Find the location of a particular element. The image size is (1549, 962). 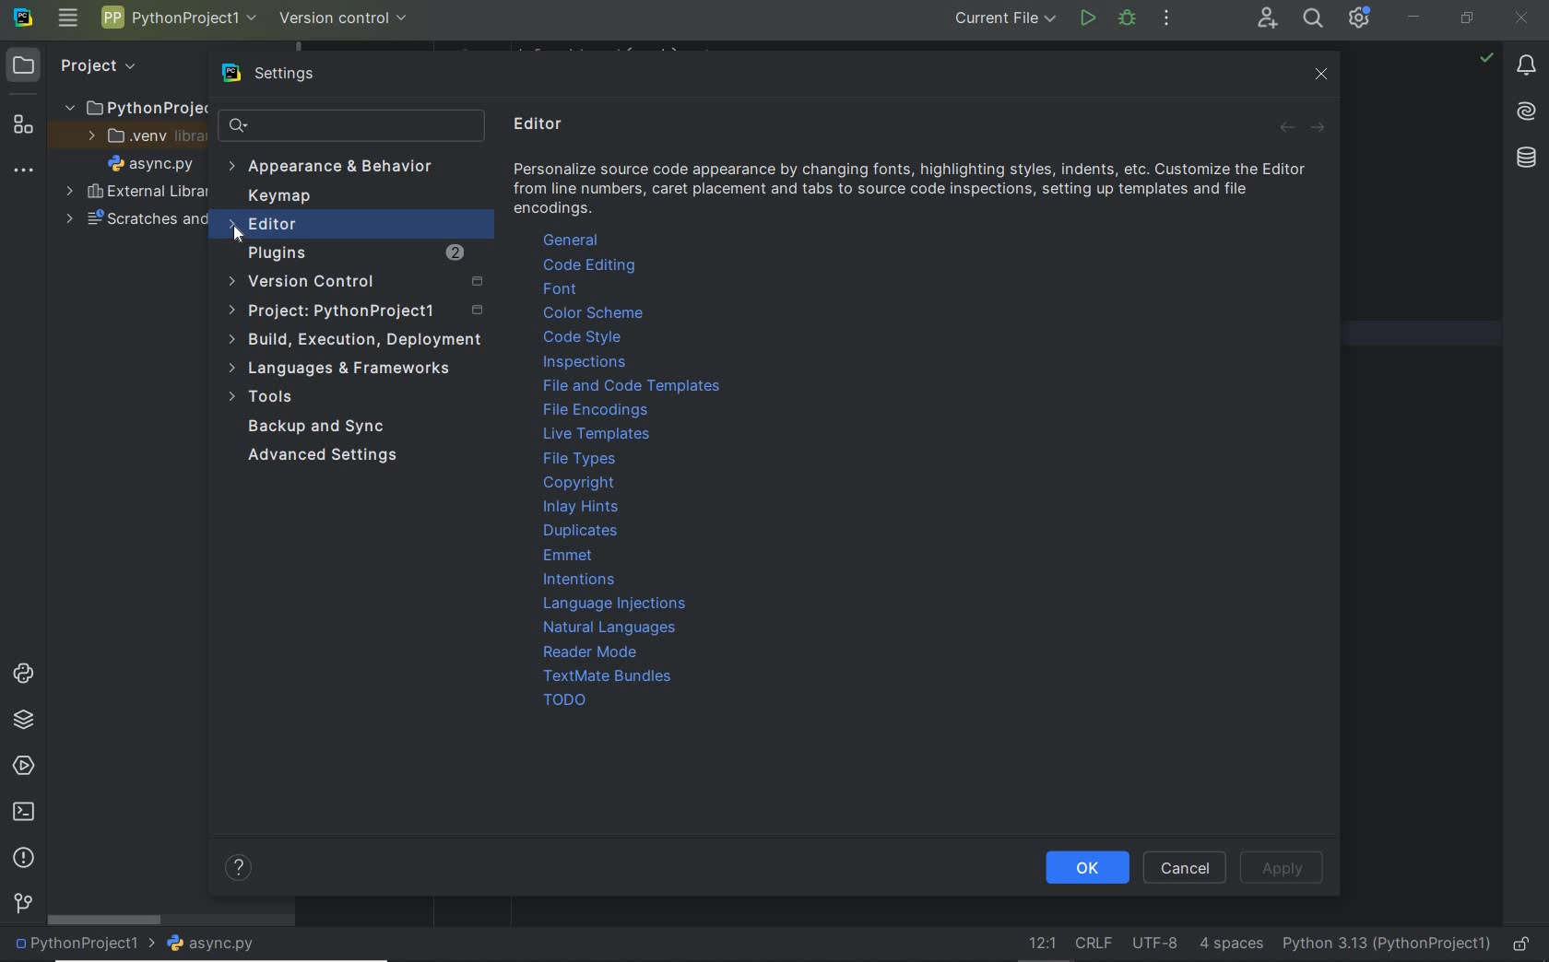

Tools is located at coordinates (262, 397).